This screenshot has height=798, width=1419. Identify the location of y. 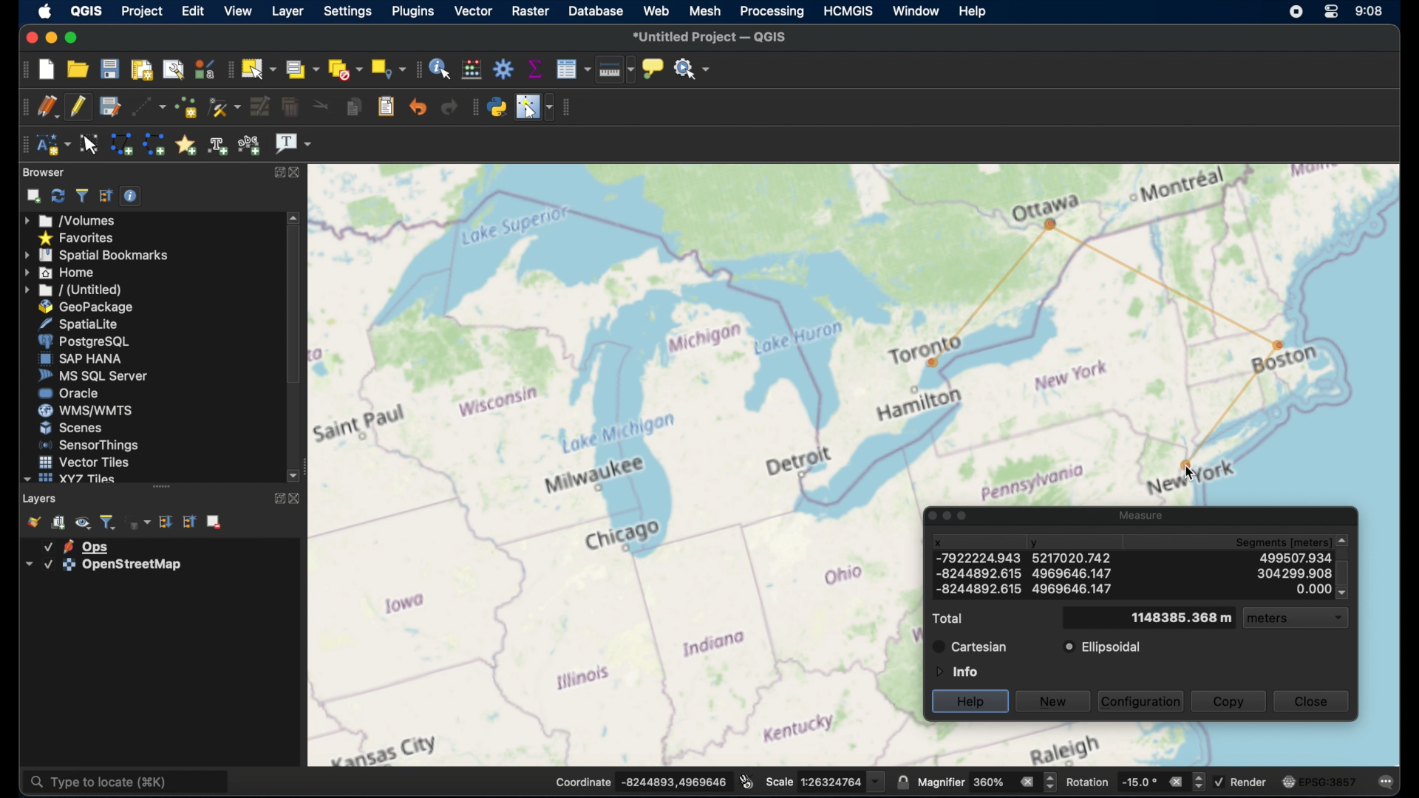
(1075, 573).